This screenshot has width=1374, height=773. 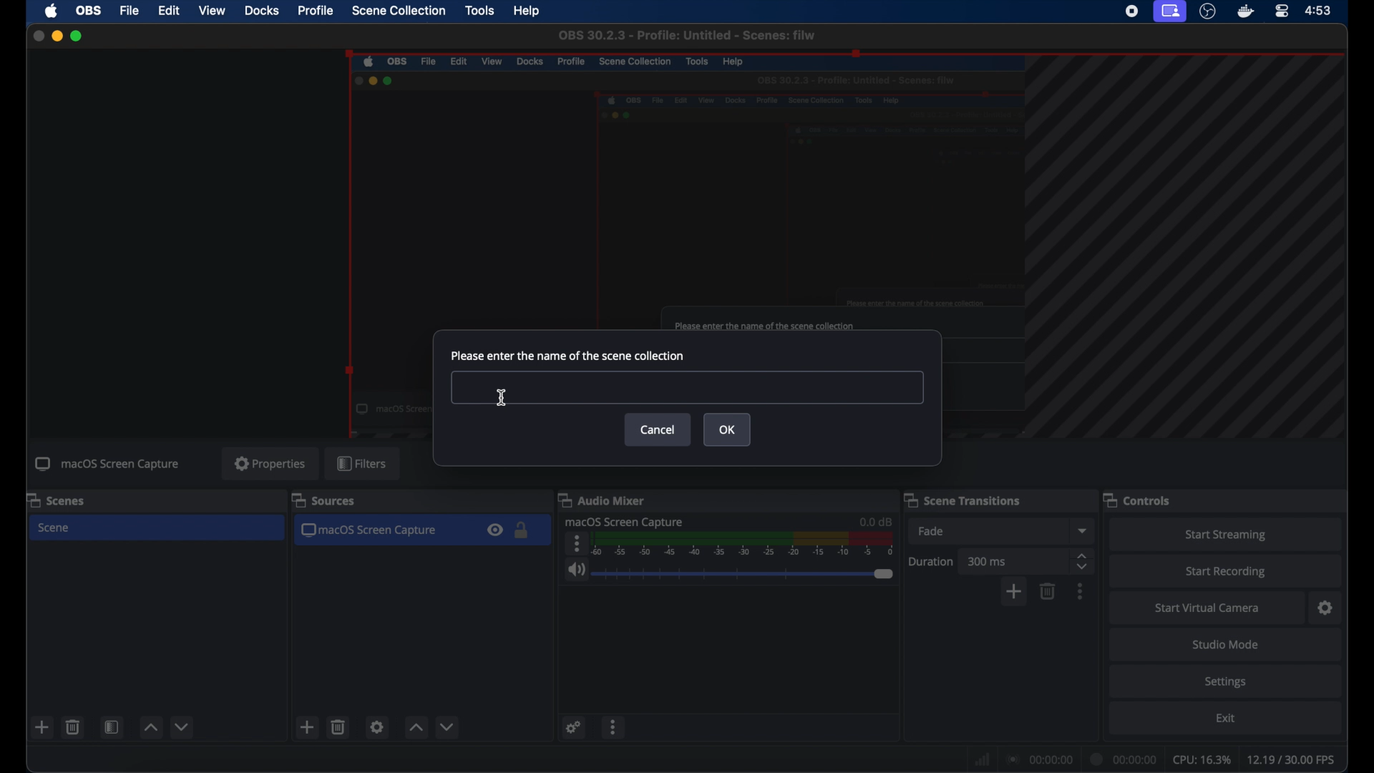 What do you see at coordinates (169, 11) in the screenshot?
I see `edit` at bounding box center [169, 11].